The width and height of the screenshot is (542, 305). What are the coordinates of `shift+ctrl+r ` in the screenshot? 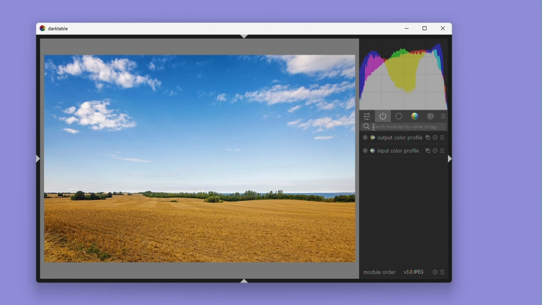 It's located at (451, 158).